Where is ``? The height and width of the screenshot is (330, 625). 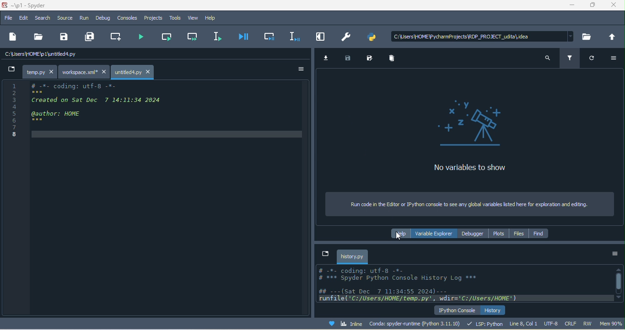  is located at coordinates (348, 59).